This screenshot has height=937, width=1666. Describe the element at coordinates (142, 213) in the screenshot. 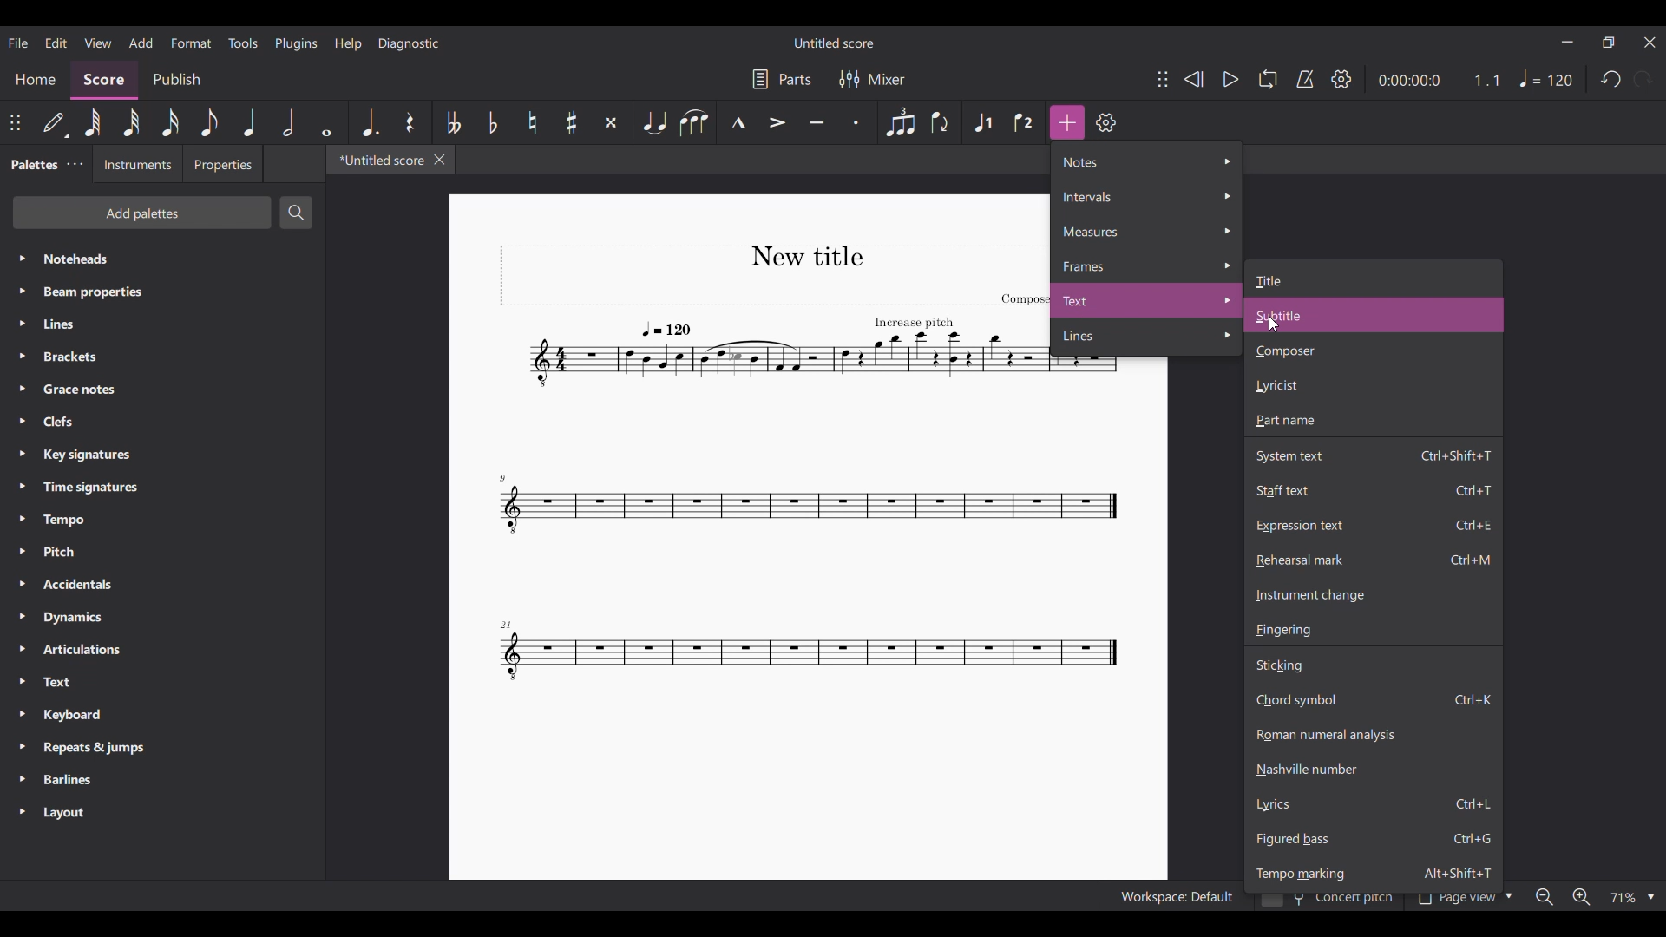

I see `Add palettes` at that location.